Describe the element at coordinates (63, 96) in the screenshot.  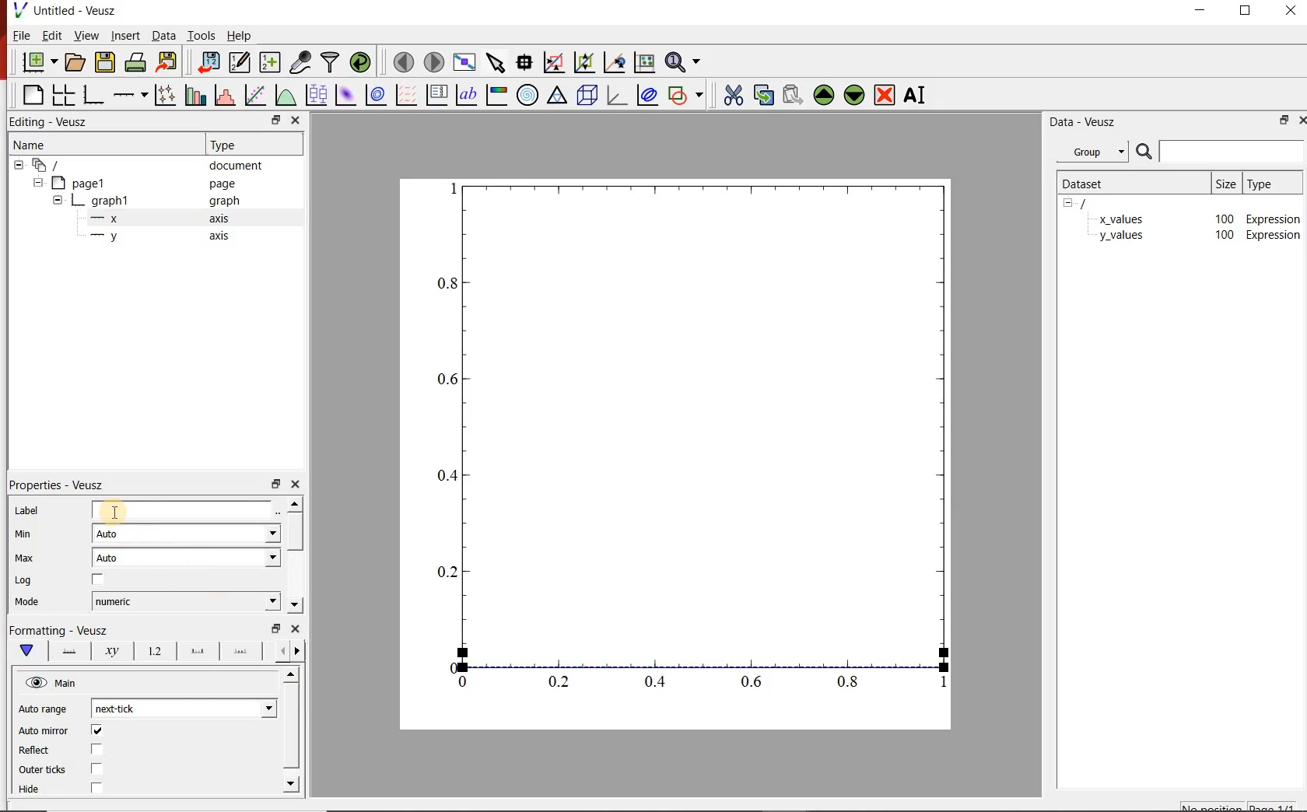
I see `arrange graphs in a grid` at that location.